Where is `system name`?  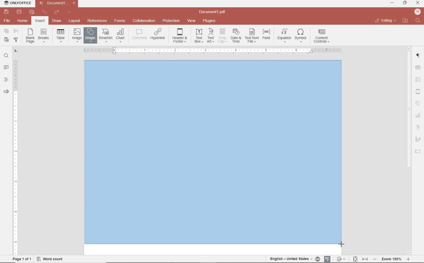
system name is located at coordinates (16, 3).